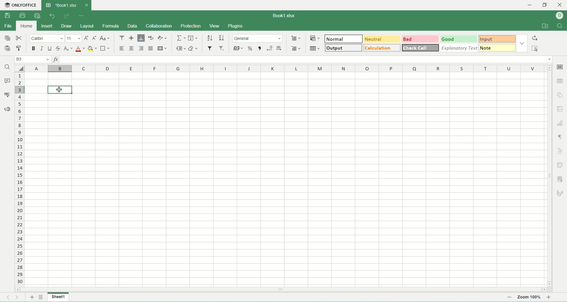 This screenshot has height=302, width=567. I want to click on next, so click(20, 298).